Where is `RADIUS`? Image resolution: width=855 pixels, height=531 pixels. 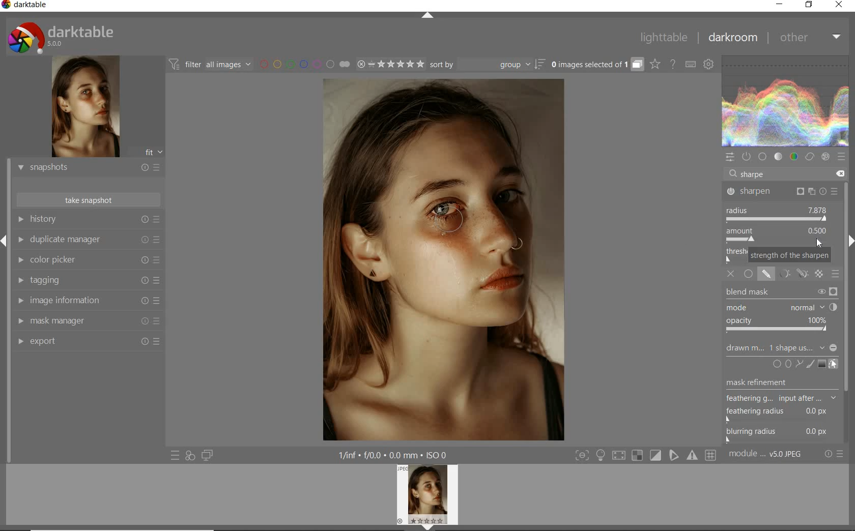
RADIUS is located at coordinates (778, 214).